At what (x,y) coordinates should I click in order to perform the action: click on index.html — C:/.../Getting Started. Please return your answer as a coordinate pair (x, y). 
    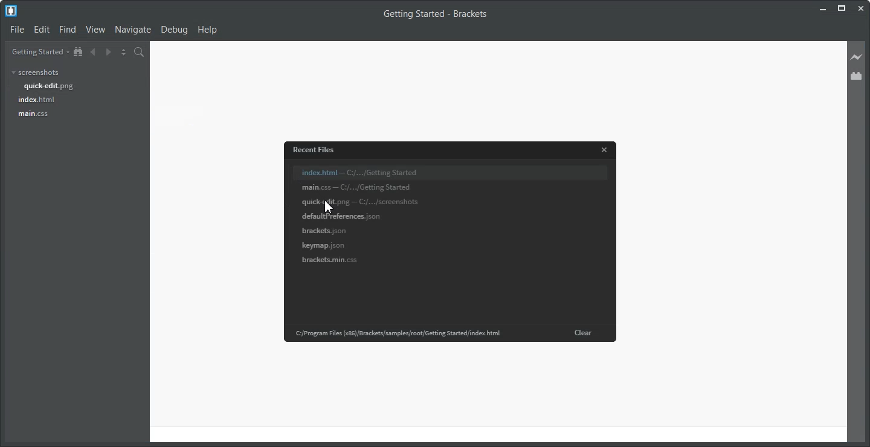
    Looking at the image, I should click on (364, 172).